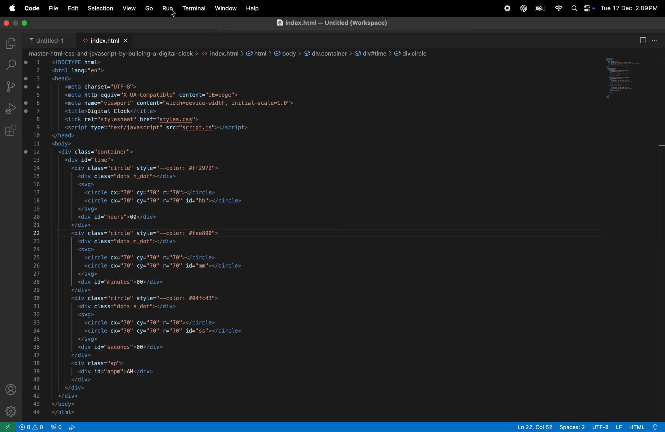 The width and height of the screenshot is (665, 432). Describe the element at coordinates (39, 427) in the screenshot. I see `alert` at that location.